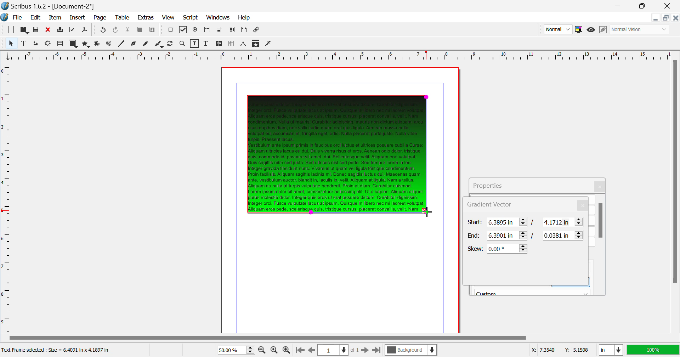 The height and width of the screenshot is (357, 680). I want to click on Polygons, so click(85, 44).